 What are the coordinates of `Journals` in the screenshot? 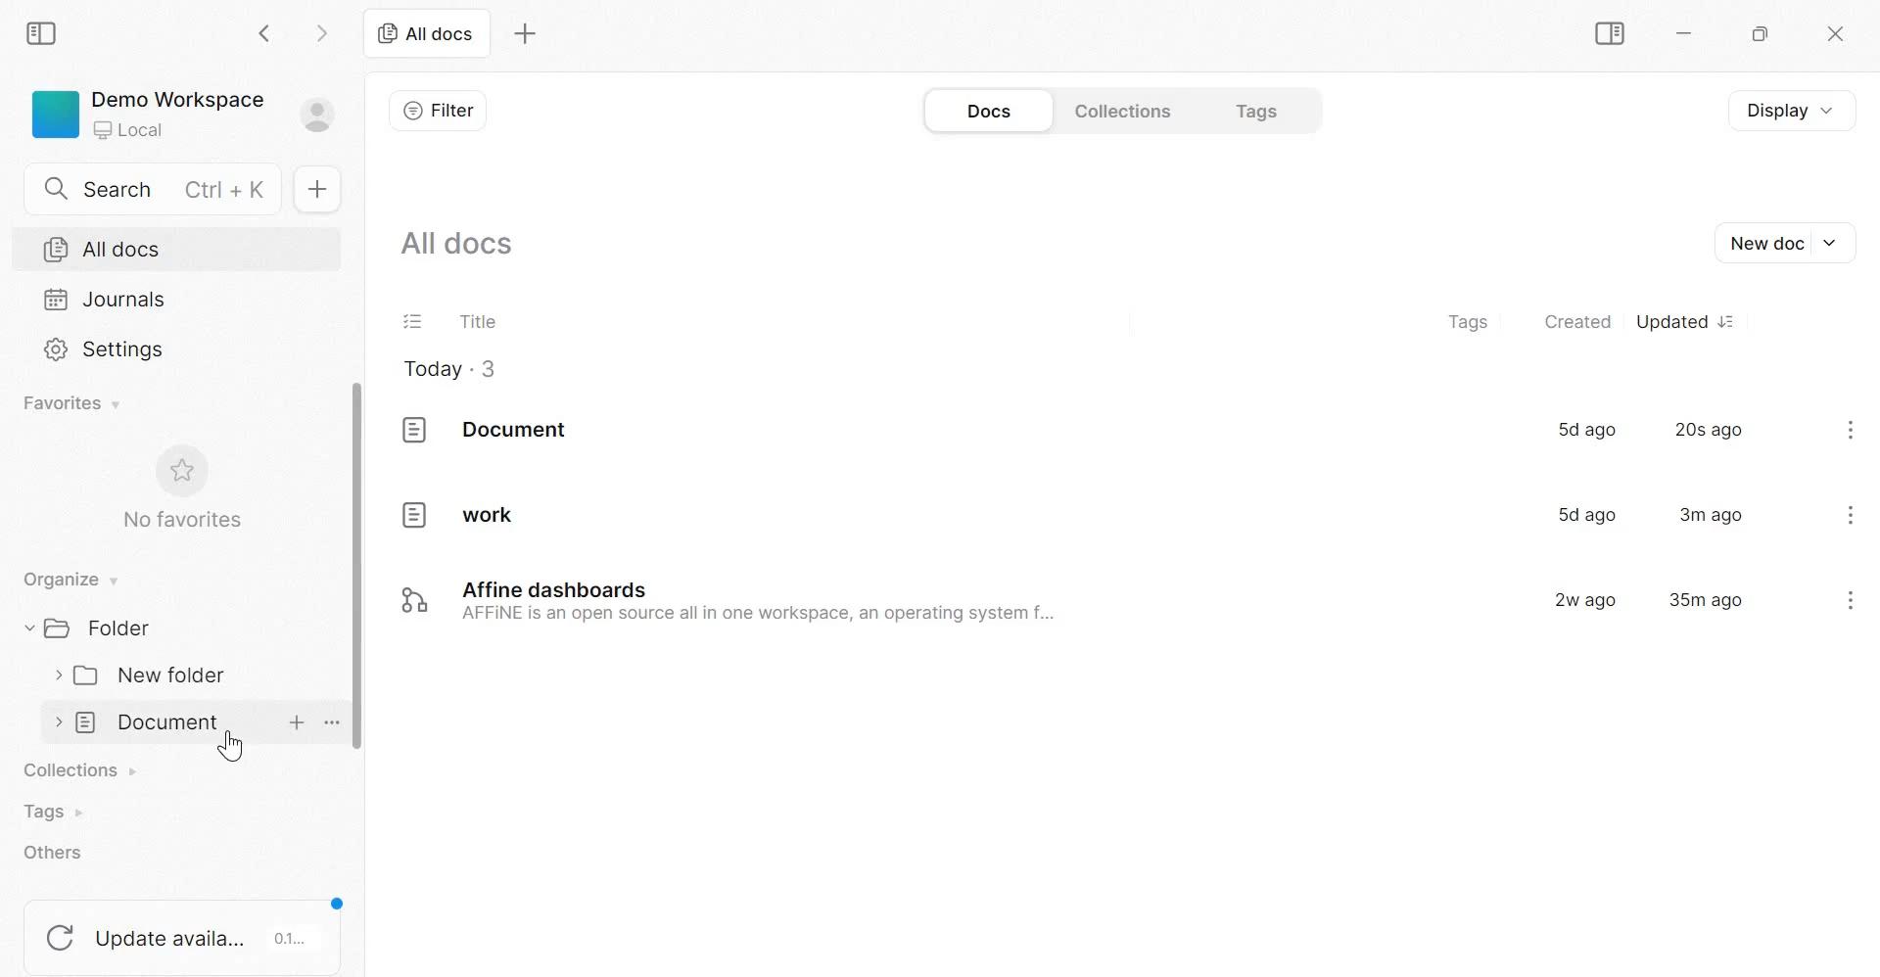 It's located at (107, 299).